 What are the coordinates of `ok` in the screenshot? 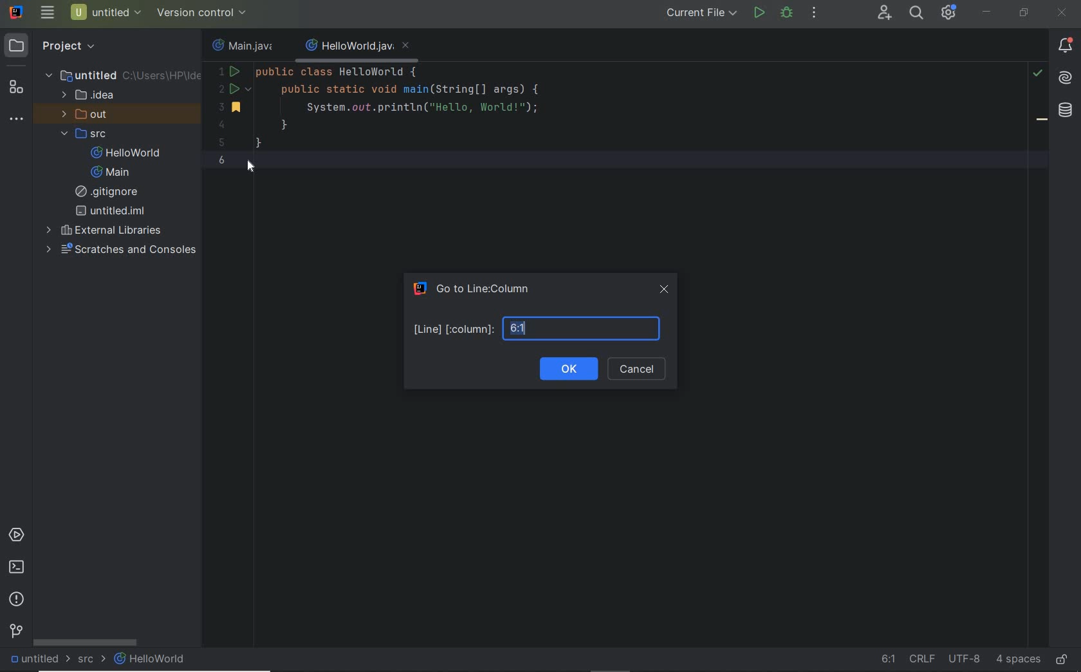 It's located at (568, 369).